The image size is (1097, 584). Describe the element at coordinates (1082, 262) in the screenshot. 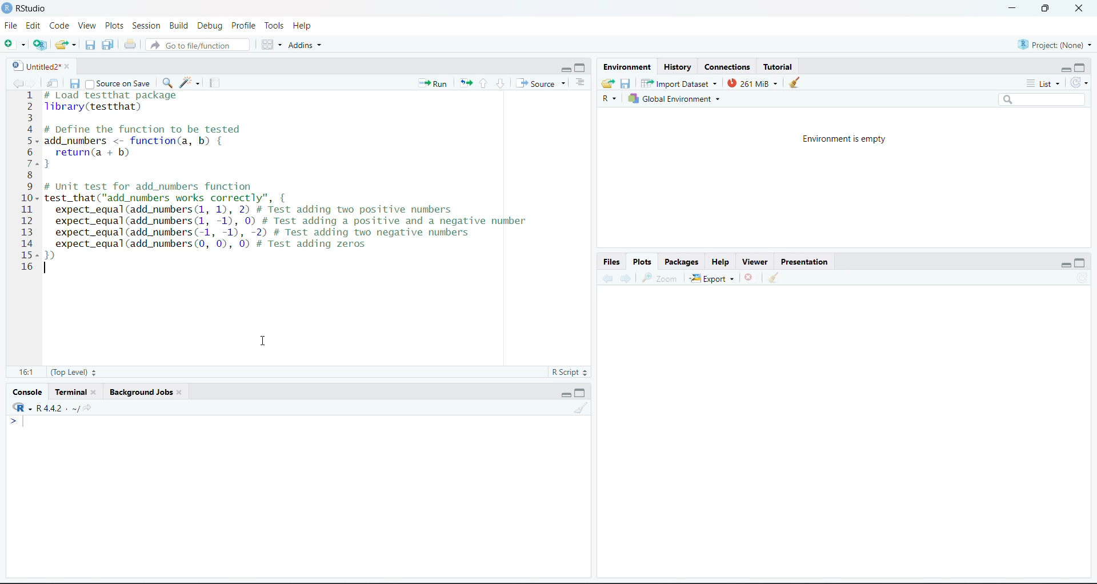

I see `maximize` at that location.